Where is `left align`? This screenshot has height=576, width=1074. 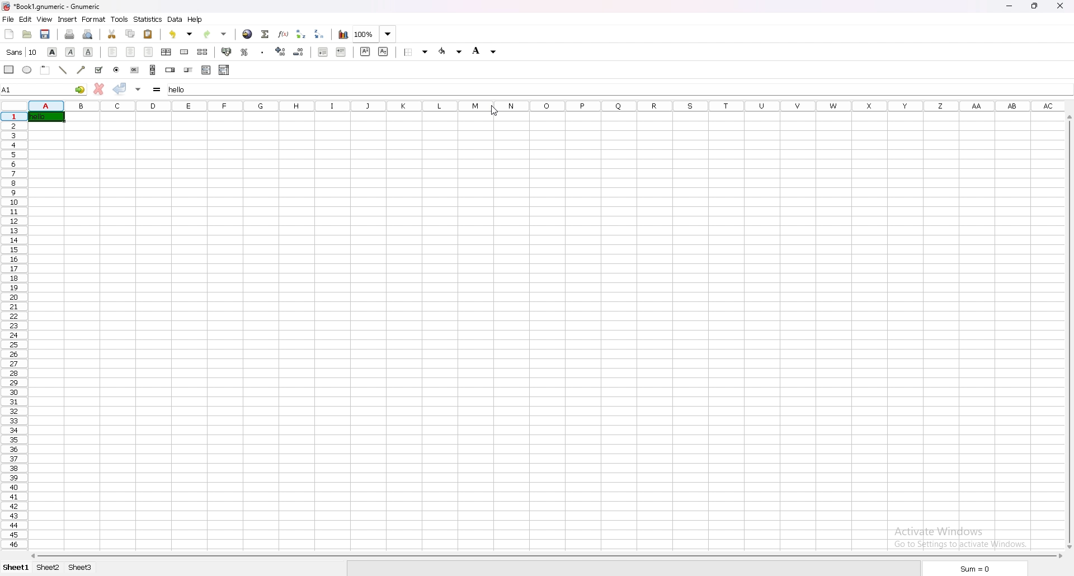
left align is located at coordinates (114, 51).